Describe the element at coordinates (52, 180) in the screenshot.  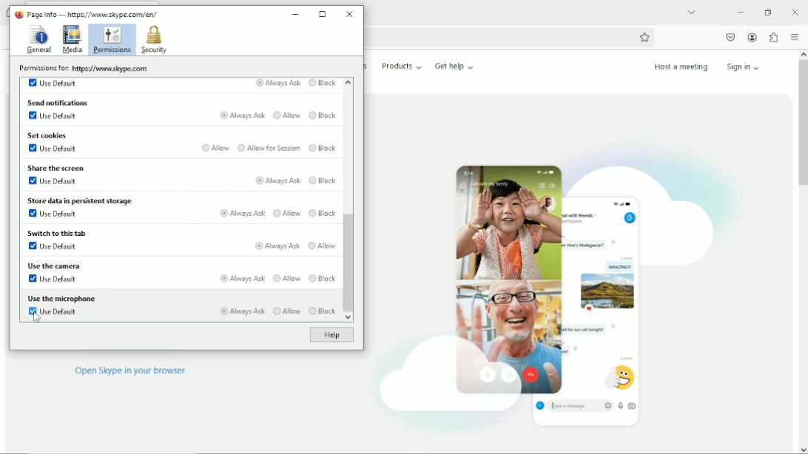
I see `Use default` at that location.